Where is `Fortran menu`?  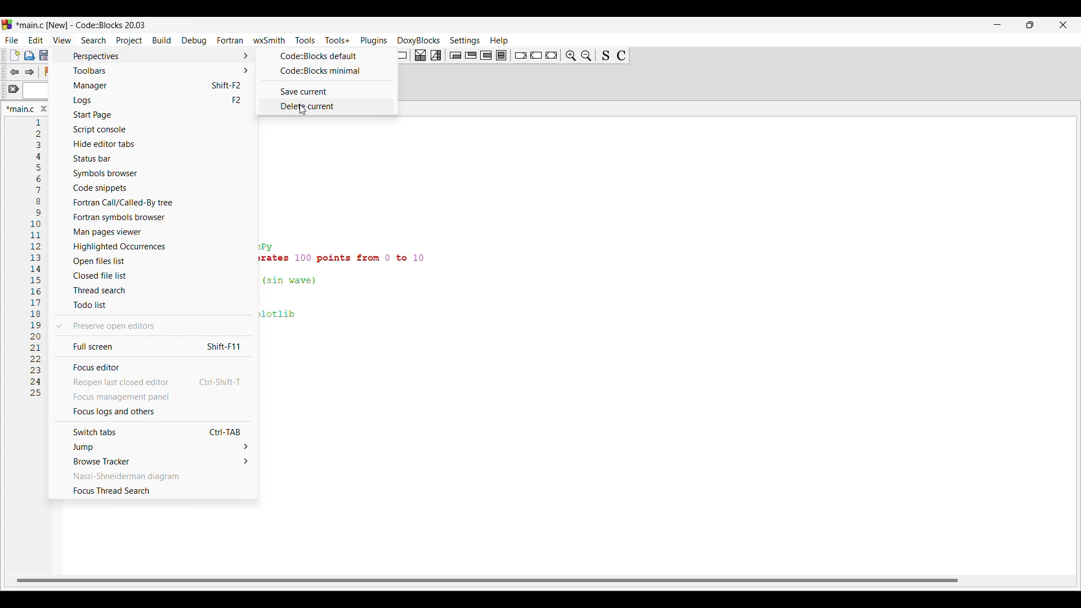 Fortran menu is located at coordinates (230, 40).